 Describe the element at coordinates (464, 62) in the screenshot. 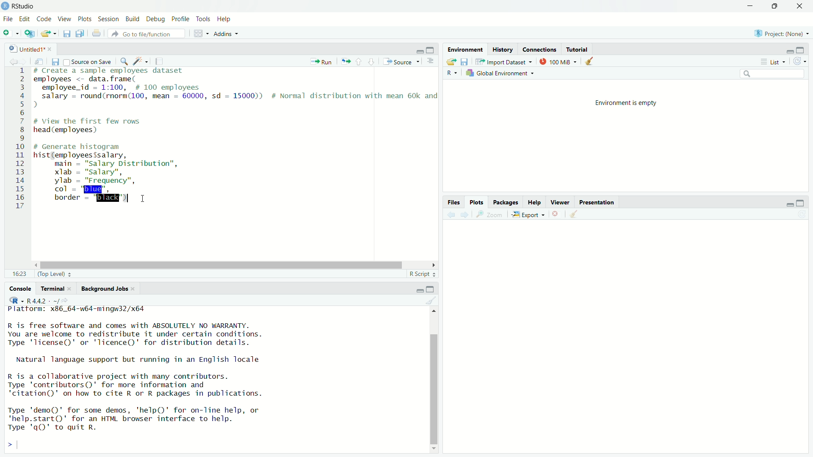

I see `save` at that location.